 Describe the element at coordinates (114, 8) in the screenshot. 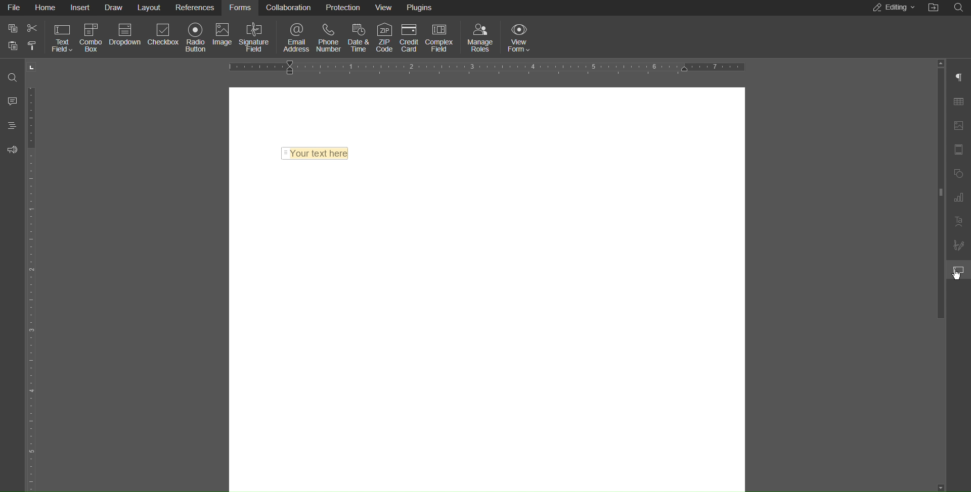

I see `Draw` at that location.